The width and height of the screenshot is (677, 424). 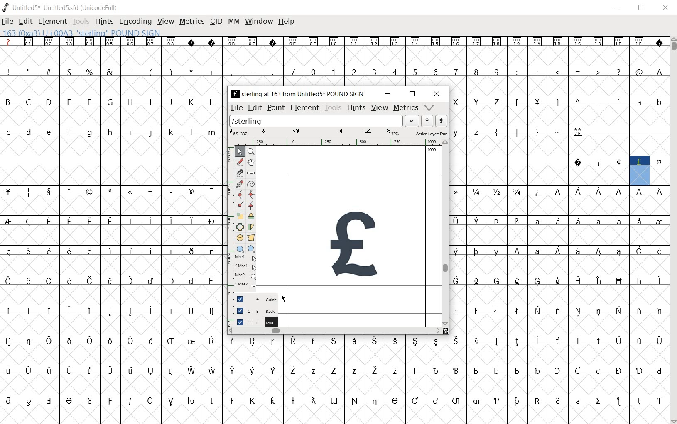 What do you see at coordinates (476, 281) in the screenshot?
I see `Symbol` at bounding box center [476, 281].